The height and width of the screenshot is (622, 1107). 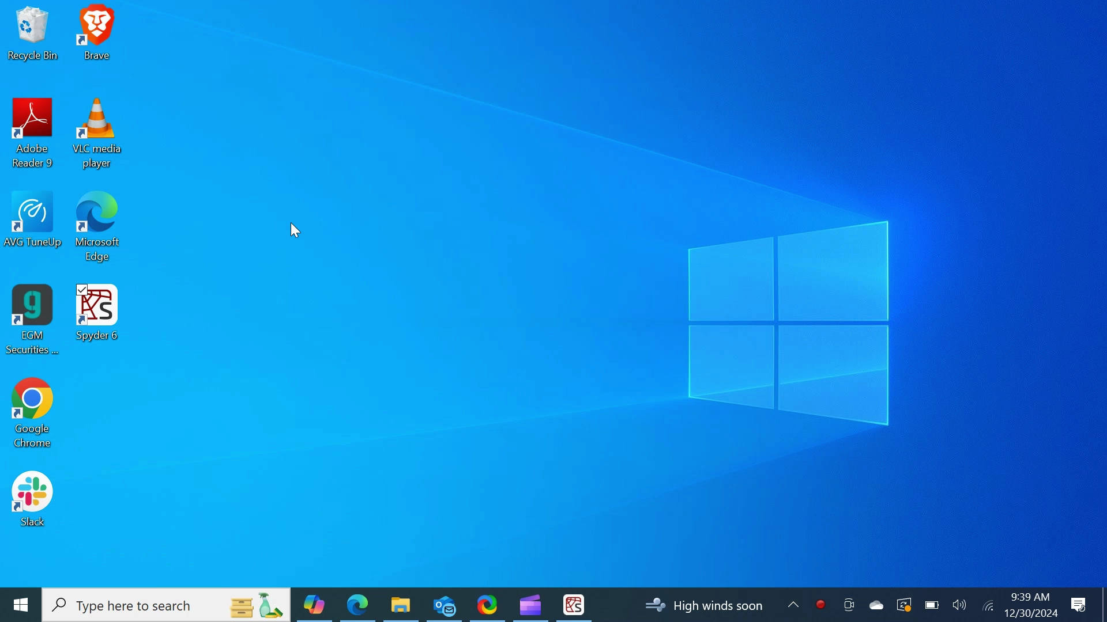 What do you see at coordinates (793, 605) in the screenshot?
I see `show hidden icons` at bounding box center [793, 605].